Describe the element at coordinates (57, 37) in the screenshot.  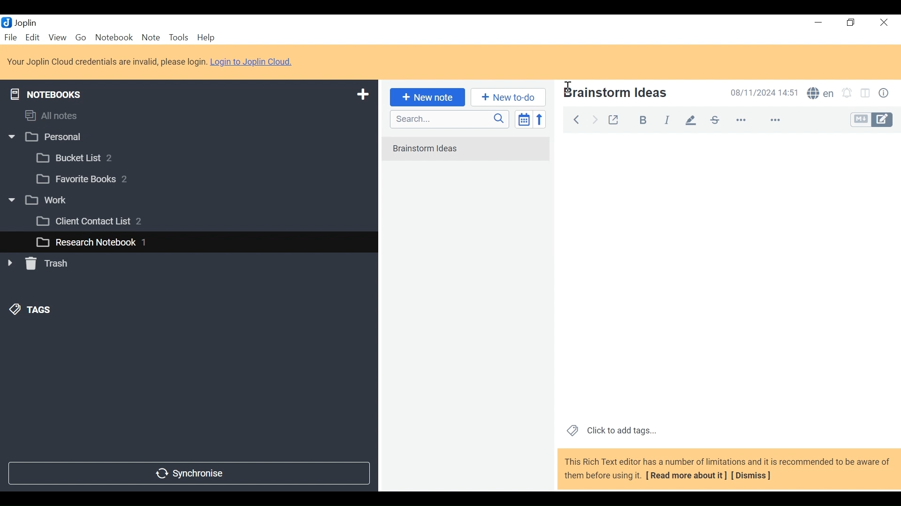
I see `View` at that location.